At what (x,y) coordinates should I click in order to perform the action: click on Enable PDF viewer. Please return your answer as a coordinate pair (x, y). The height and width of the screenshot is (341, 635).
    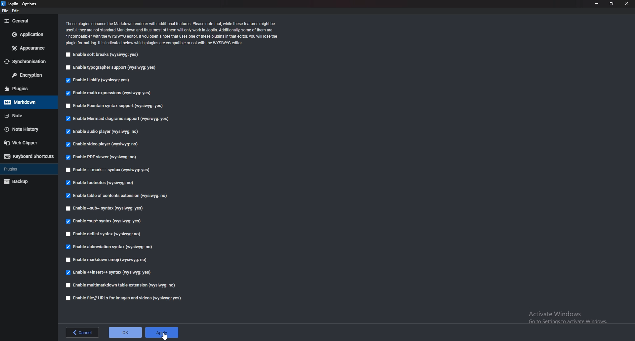
    Looking at the image, I should click on (105, 158).